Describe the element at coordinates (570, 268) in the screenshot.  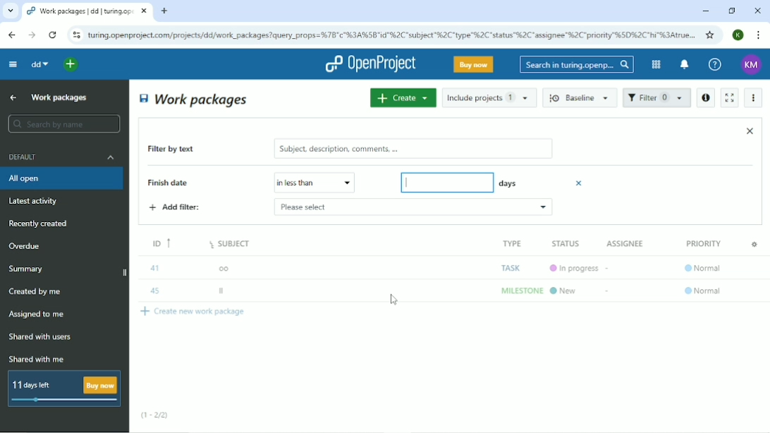
I see `In progress ` at that location.